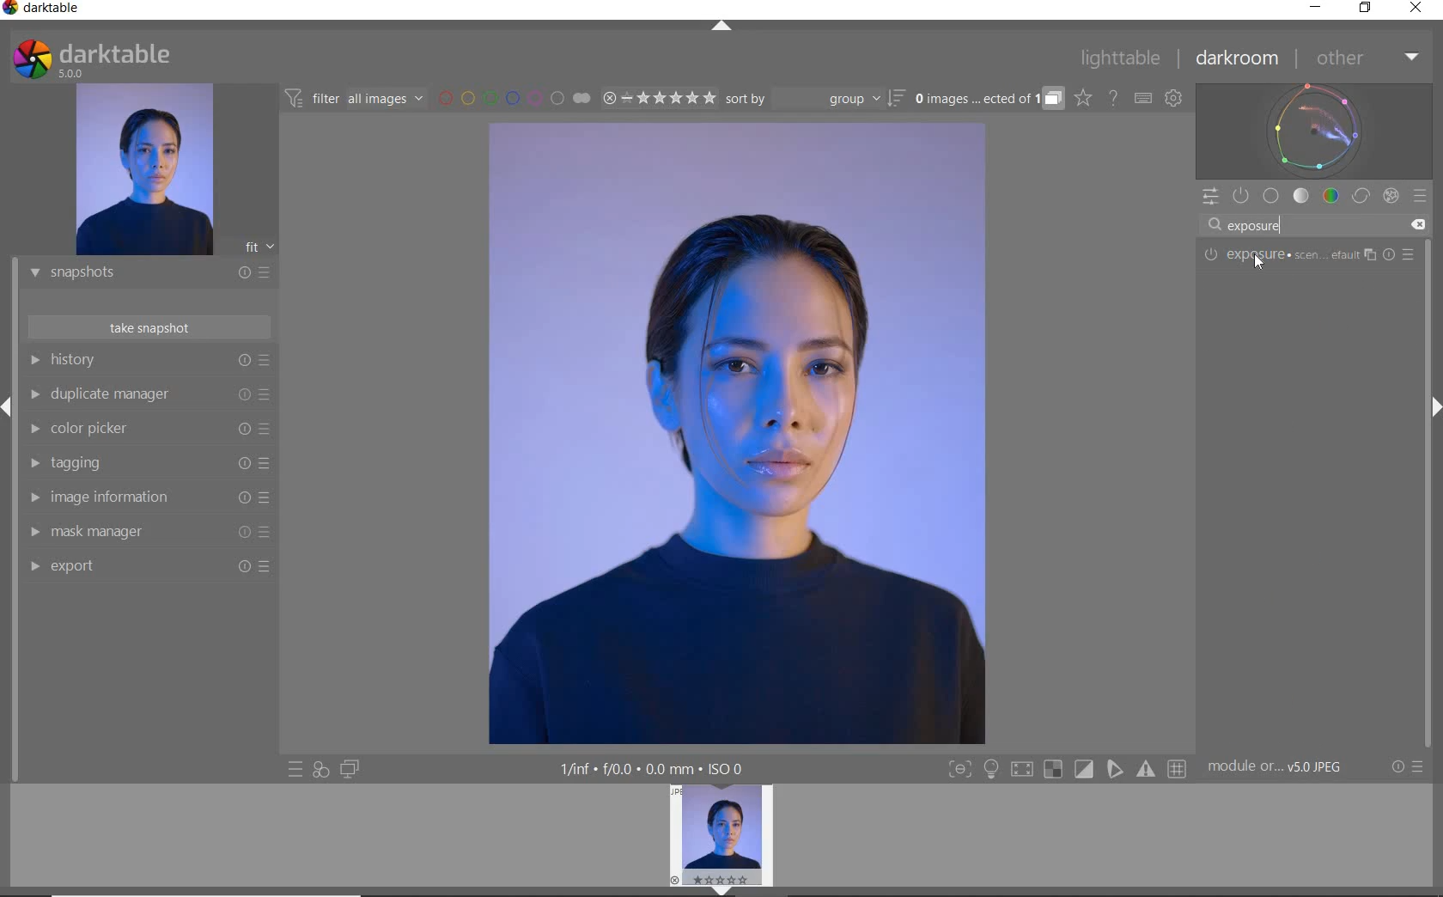 This screenshot has width=1443, height=897. I want to click on Button, so click(1148, 769).